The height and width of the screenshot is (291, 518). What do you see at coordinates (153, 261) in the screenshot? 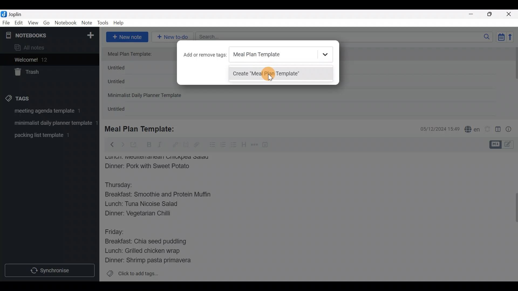
I see `Dinner: Shrimp pasta primavera` at bounding box center [153, 261].